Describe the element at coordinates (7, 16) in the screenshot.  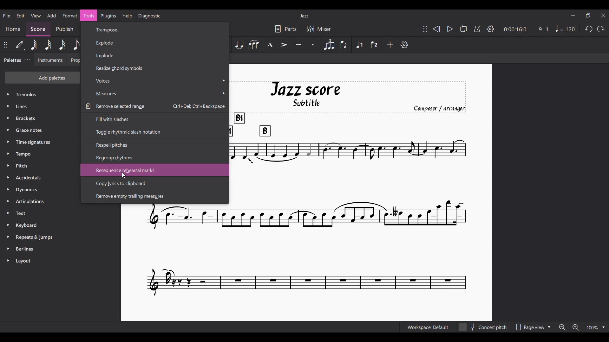
I see `File menu` at that location.